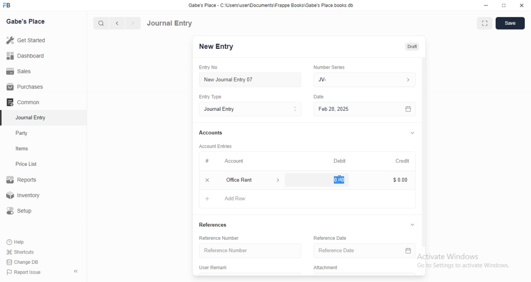  I want to click on Dashboard, so click(24, 56).